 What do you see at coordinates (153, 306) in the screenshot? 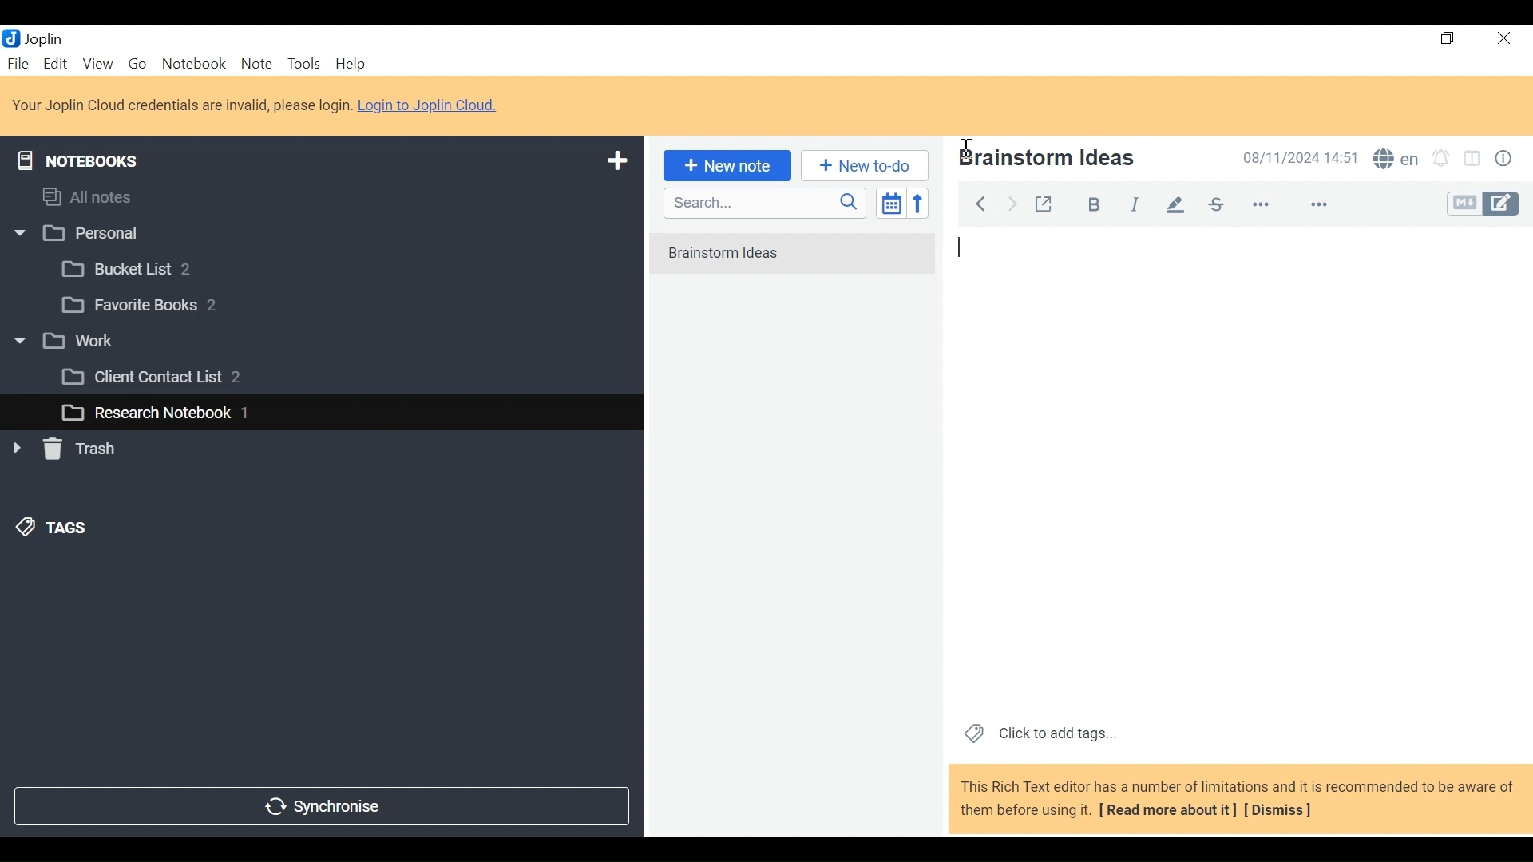
I see `[3 Favorite Books 2` at bounding box center [153, 306].